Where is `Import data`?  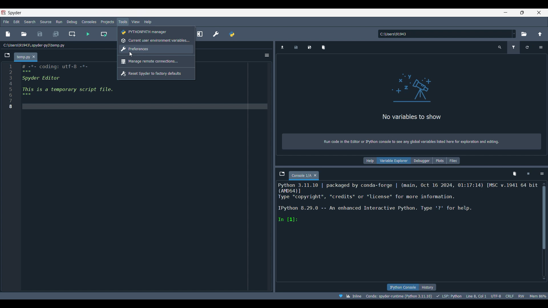 Import data is located at coordinates (283, 47).